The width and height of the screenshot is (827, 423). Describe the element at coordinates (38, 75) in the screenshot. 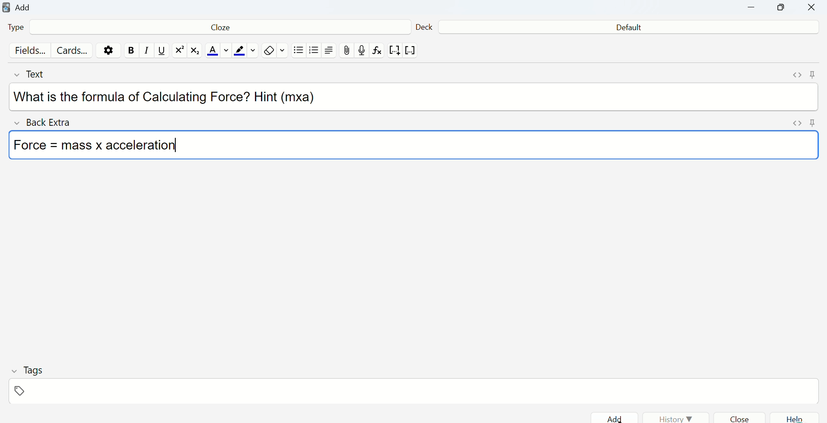

I see `Text` at that location.